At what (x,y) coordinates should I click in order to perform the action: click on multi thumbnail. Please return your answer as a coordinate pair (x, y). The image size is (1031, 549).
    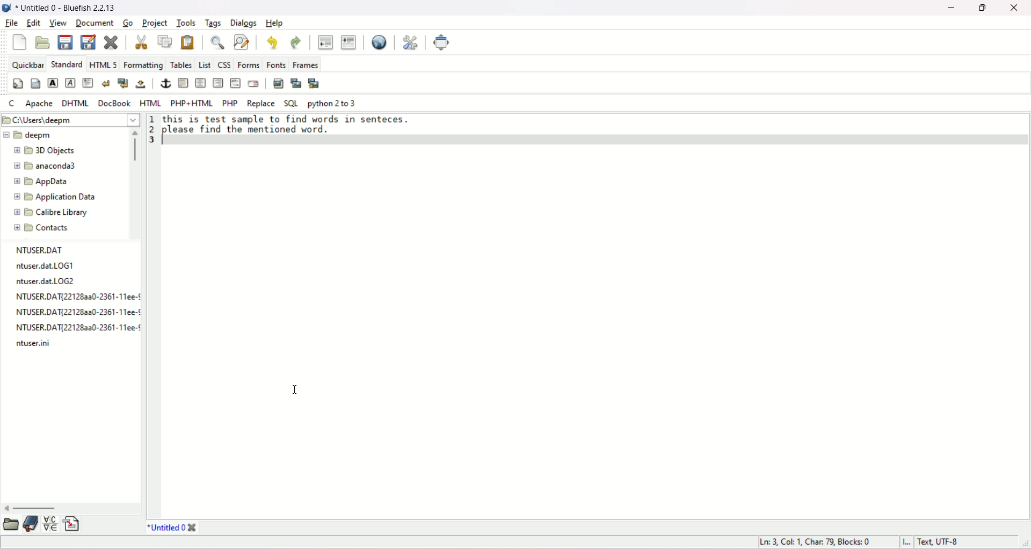
    Looking at the image, I should click on (314, 83).